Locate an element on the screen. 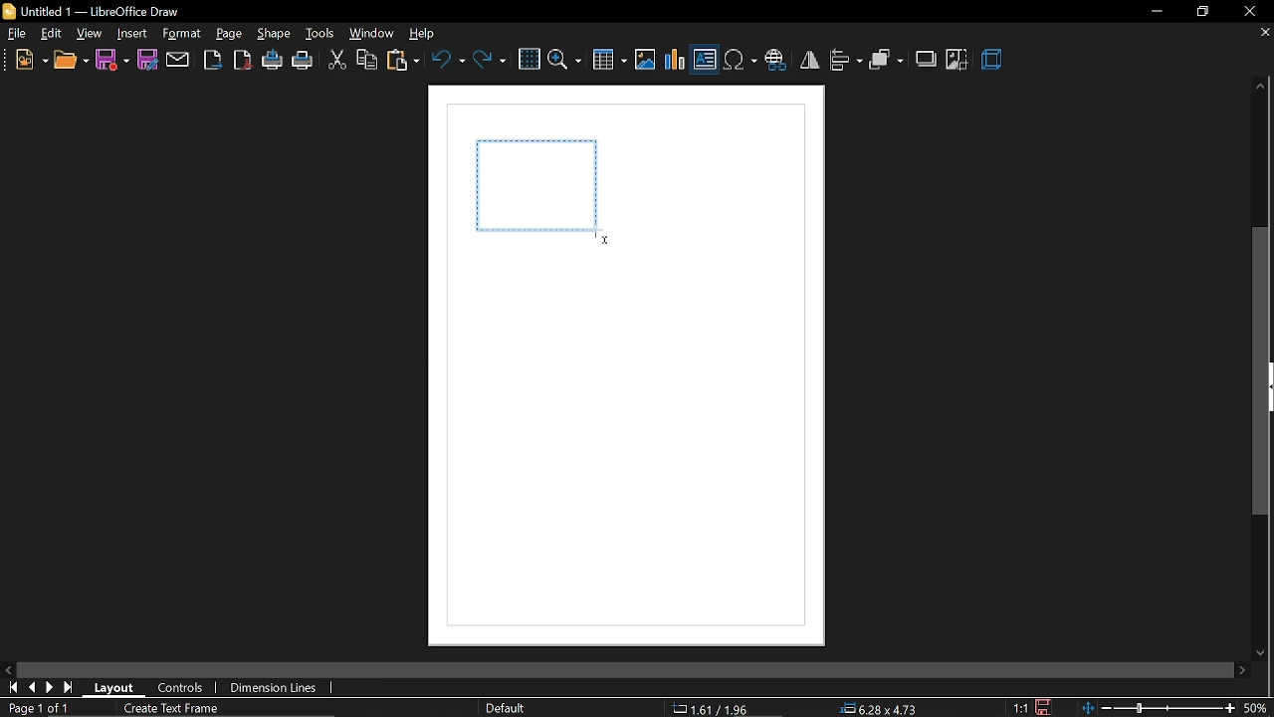 The width and height of the screenshot is (1274, 717). current window is located at coordinates (96, 11).